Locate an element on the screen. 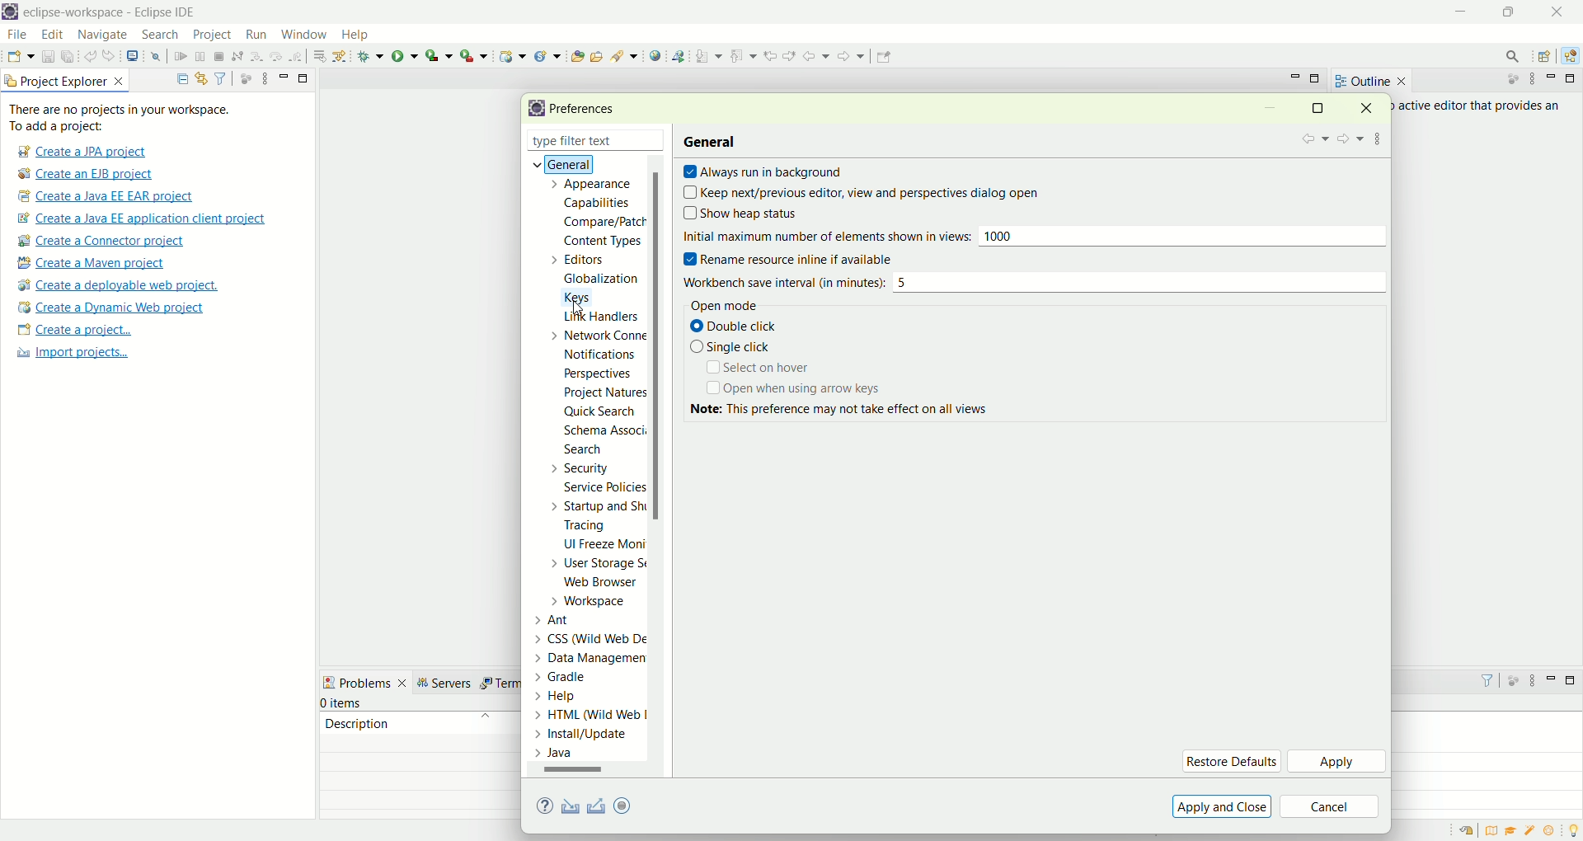 The image size is (1583, 841).  active editor that provides an outline is located at coordinates (1481, 106).